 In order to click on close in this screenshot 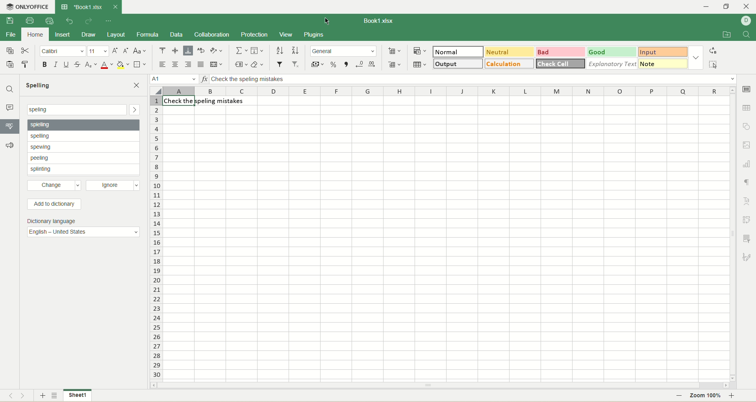, I will do `click(135, 86)`.